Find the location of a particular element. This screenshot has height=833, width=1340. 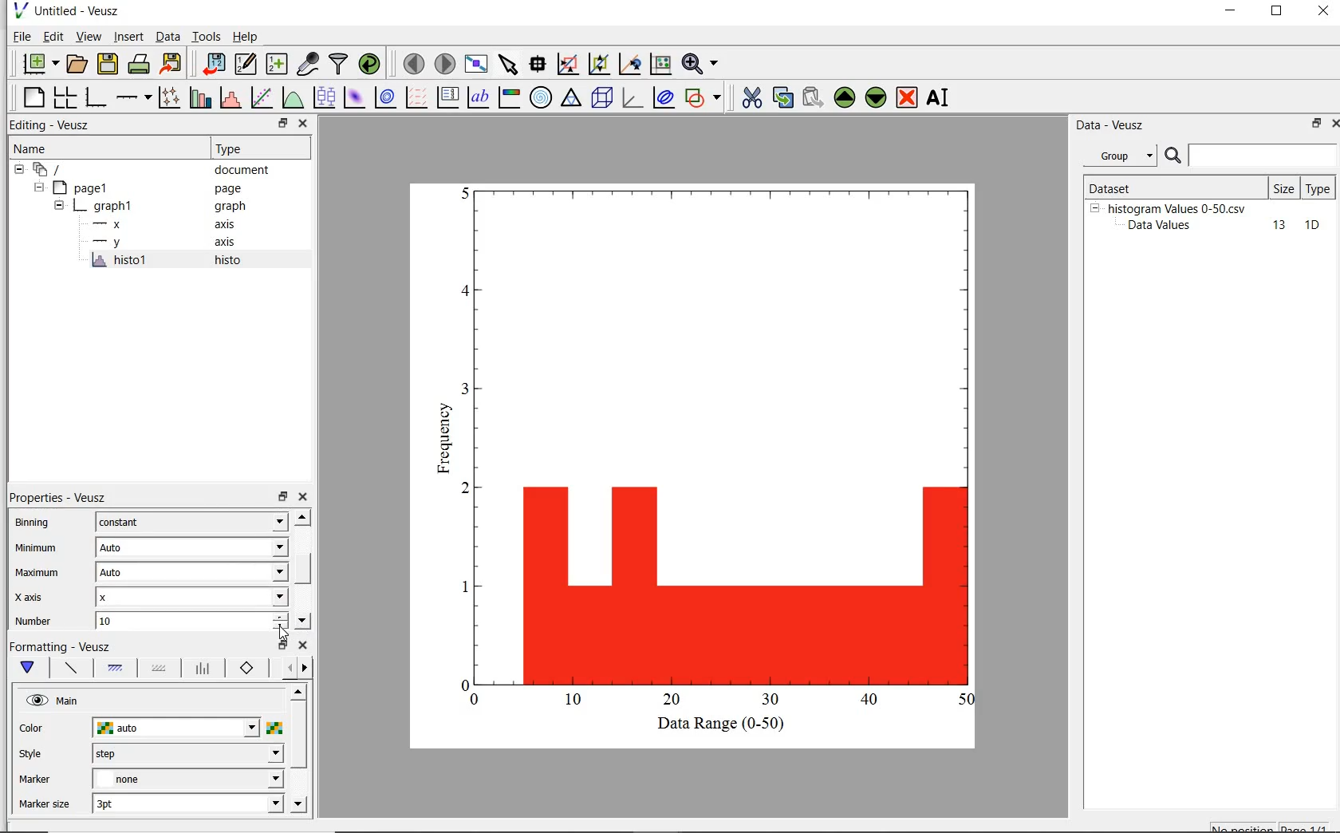

size is located at coordinates (1283, 188).